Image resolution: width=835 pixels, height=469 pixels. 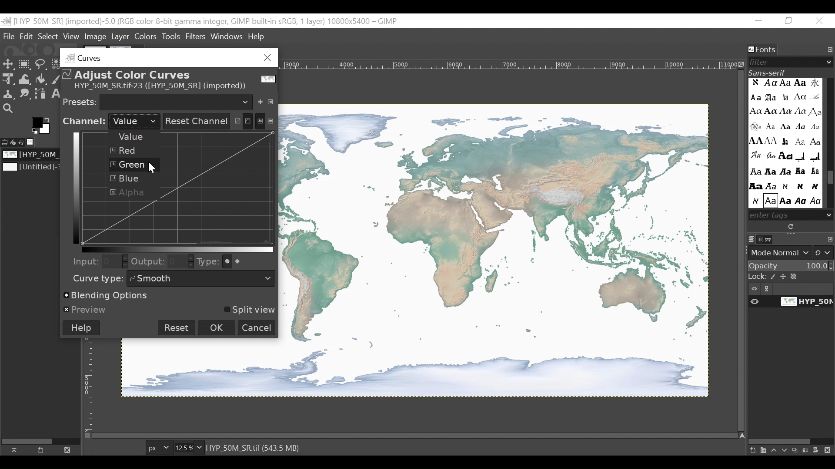 What do you see at coordinates (227, 35) in the screenshot?
I see `Windows` at bounding box center [227, 35].